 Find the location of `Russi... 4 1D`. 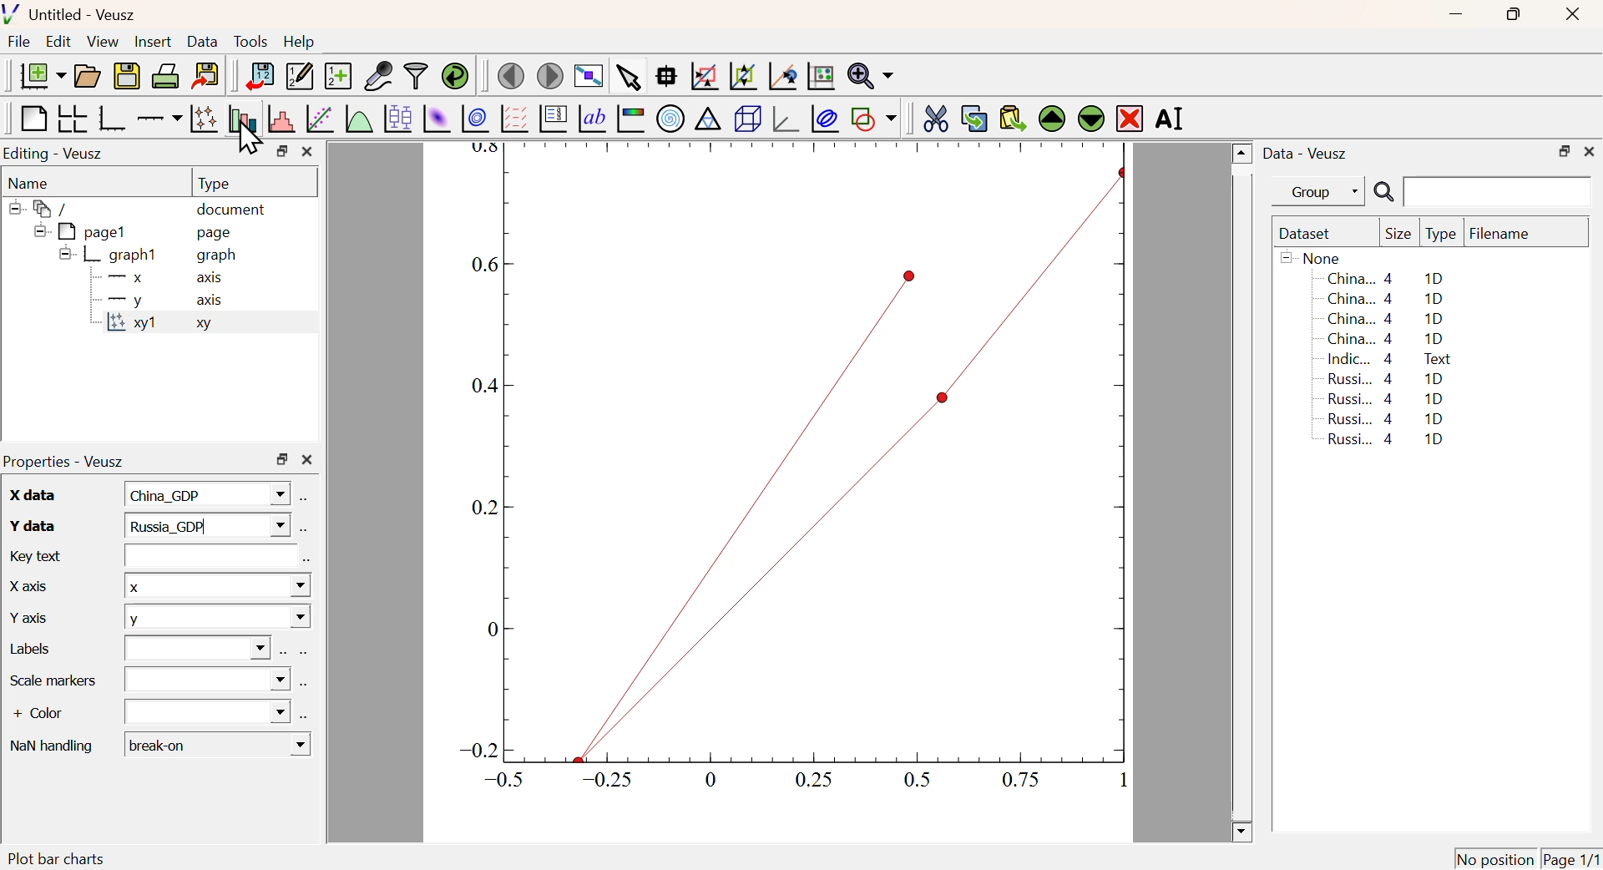

Russi... 4 1D is located at coordinates (1383, 418).